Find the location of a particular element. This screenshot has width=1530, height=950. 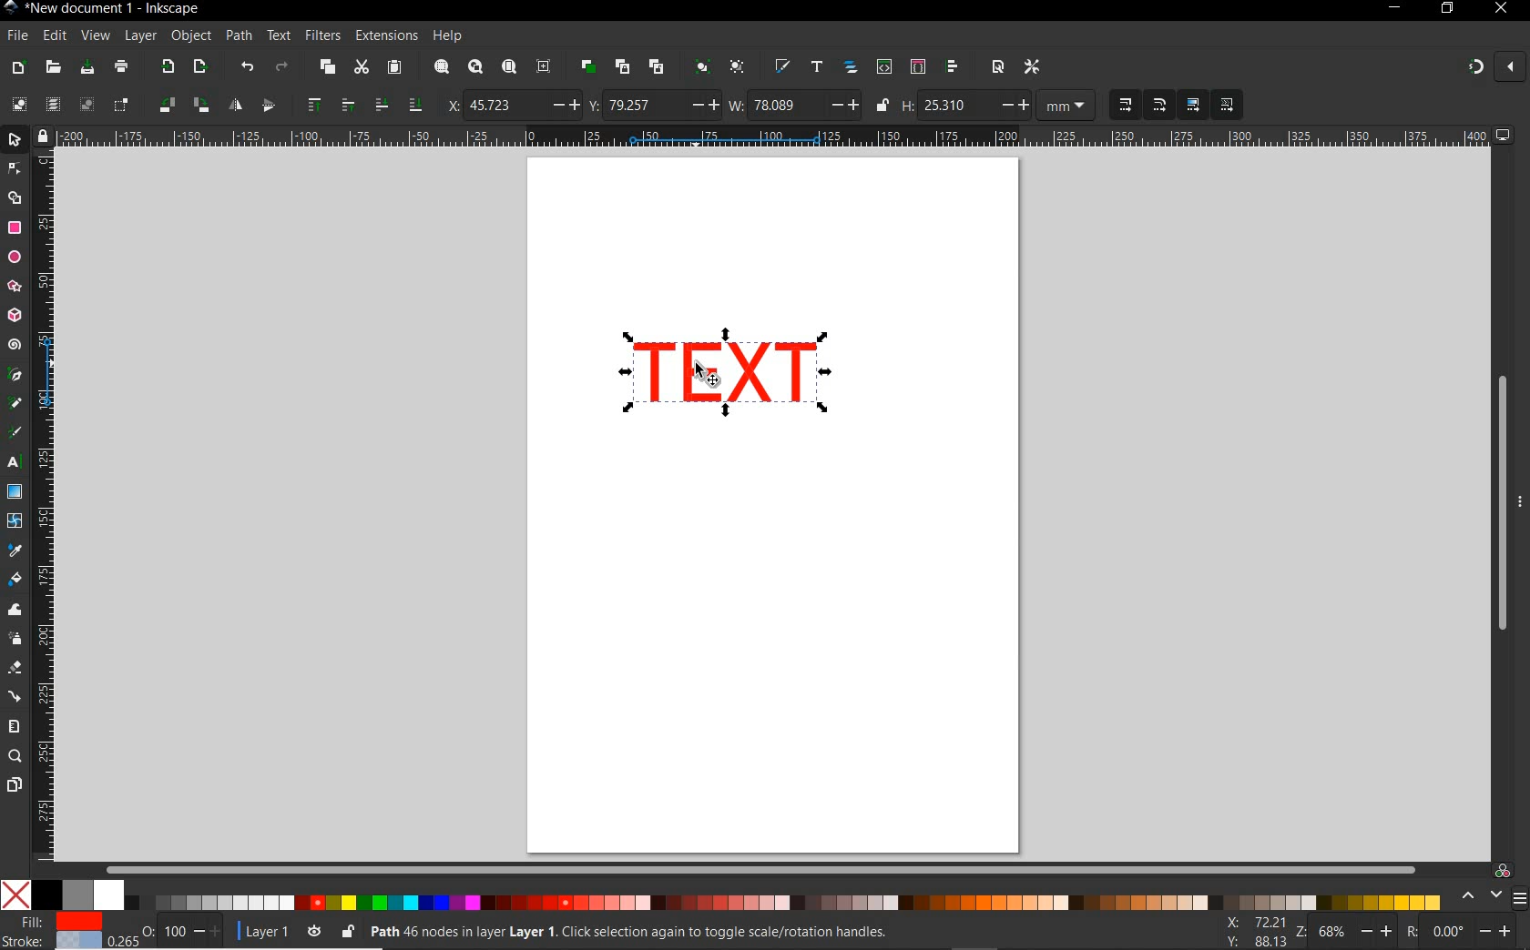

ZOOM PAGE is located at coordinates (508, 68).